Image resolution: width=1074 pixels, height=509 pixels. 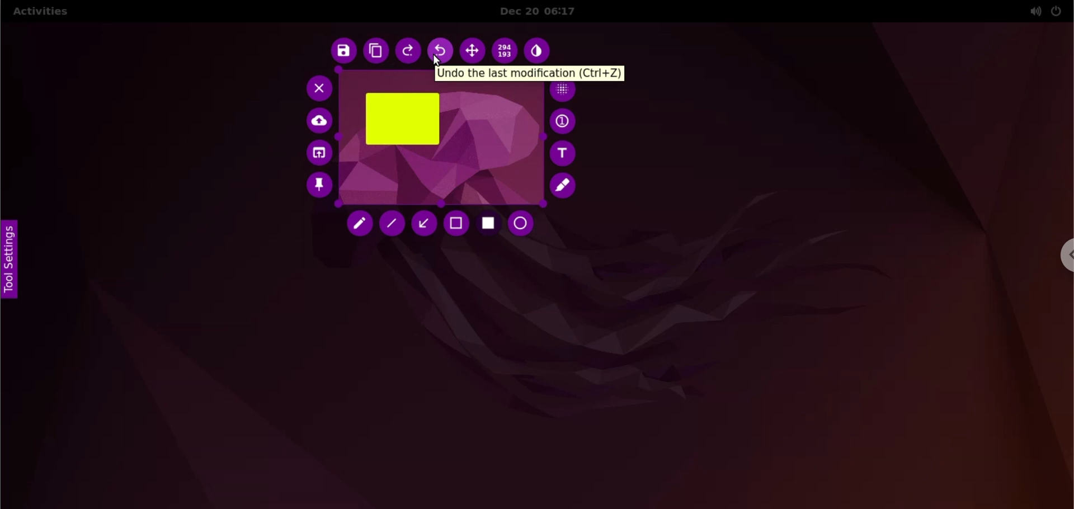 What do you see at coordinates (546, 11) in the screenshot?
I see `Dec 20 06:17` at bounding box center [546, 11].